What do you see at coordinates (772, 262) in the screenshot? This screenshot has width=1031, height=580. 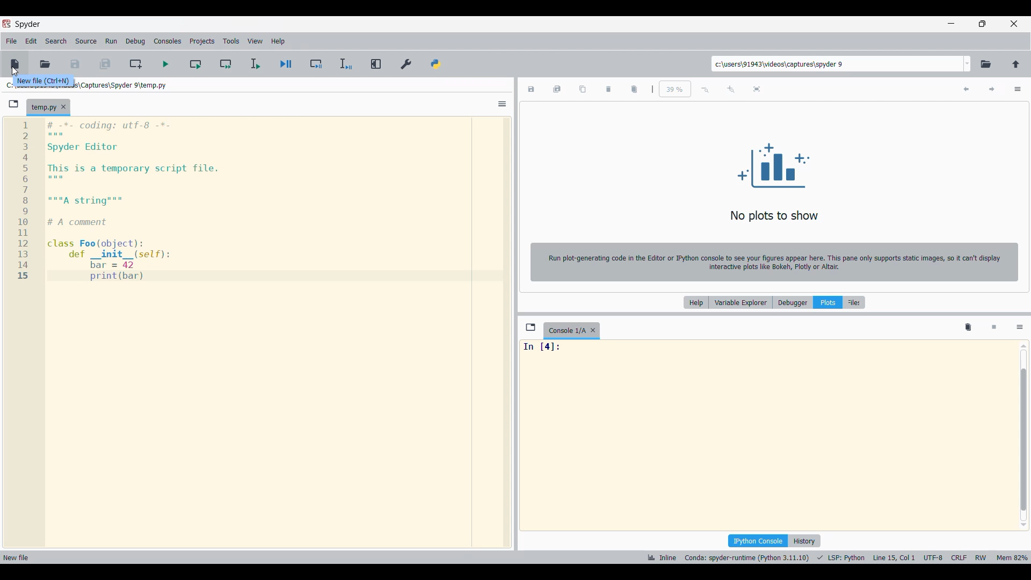 I see `Run plot-generating code in the Editor or IPython console to see your figures appear here. This pane only supports static images, so it can't display
interactive plots like Bokeh, Plotly or Altair` at bounding box center [772, 262].